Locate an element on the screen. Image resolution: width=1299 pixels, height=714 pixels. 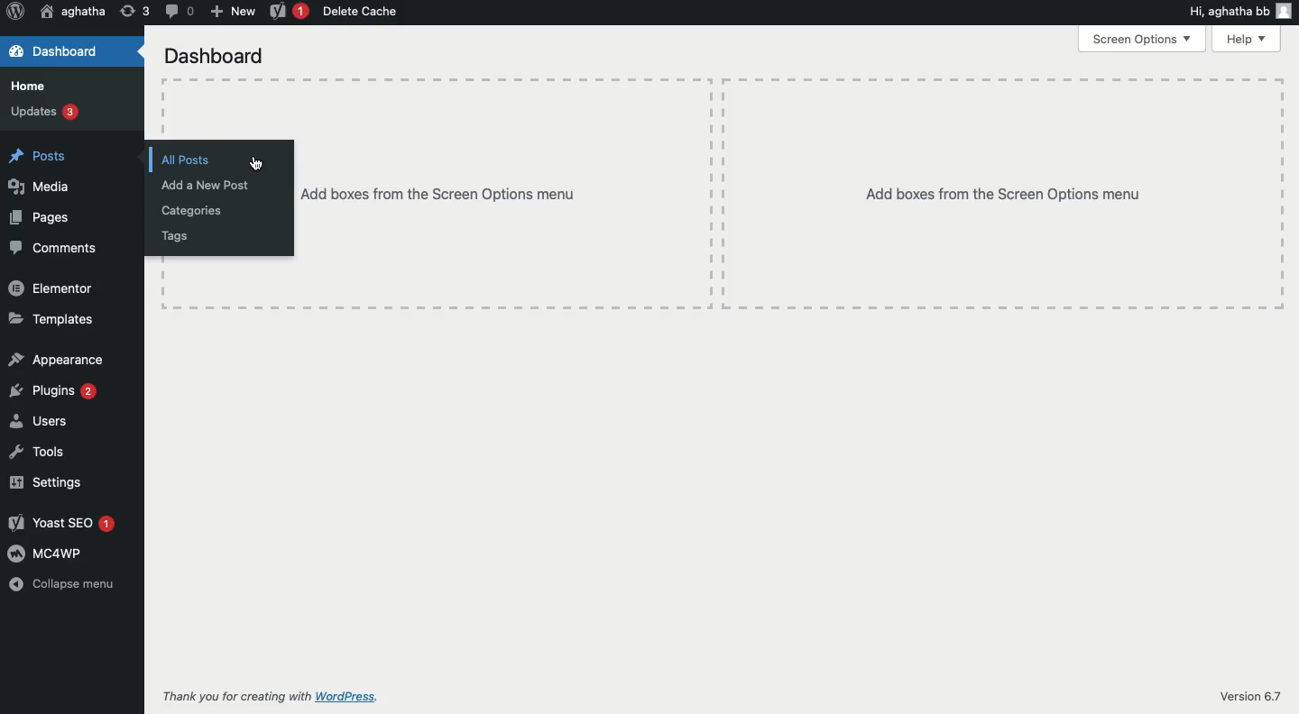
Version 6.7 is located at coordinates (1251, 697).